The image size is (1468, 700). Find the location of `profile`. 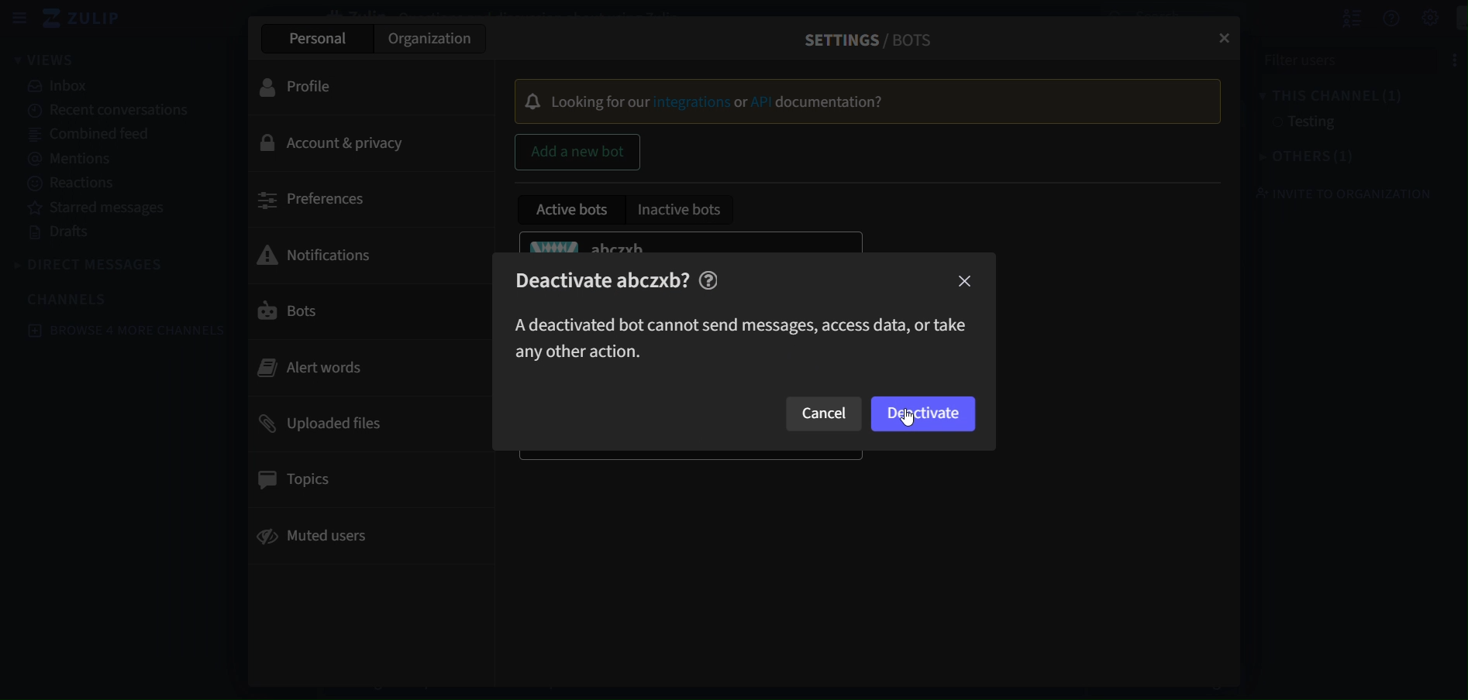

profile is located at coordinates (310, 87).